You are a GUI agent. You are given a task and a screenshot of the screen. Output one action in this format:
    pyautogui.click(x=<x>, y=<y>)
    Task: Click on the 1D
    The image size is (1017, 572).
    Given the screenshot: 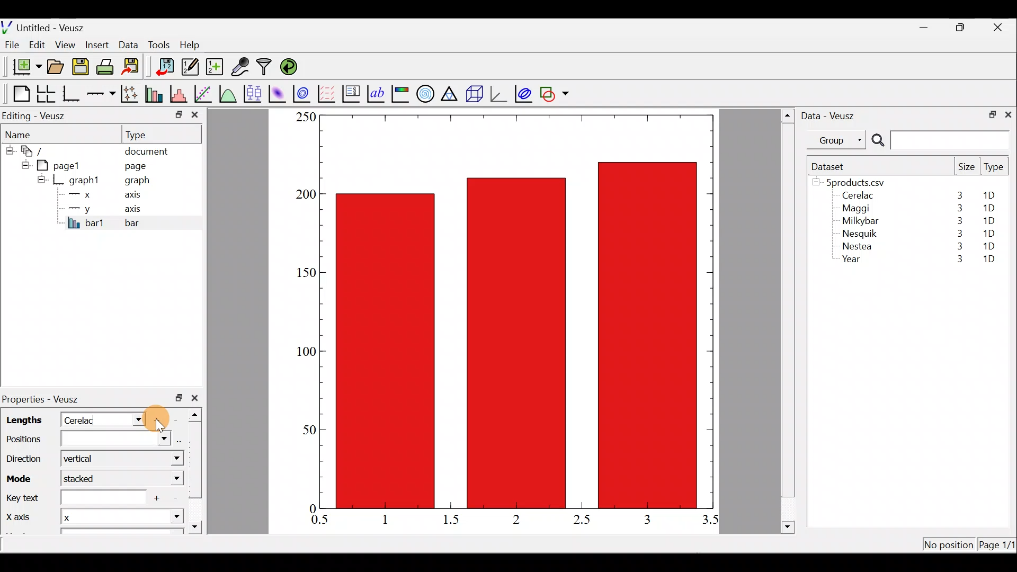 What is the action you would take?
    pyautogui.click(x=991, y=231)
    